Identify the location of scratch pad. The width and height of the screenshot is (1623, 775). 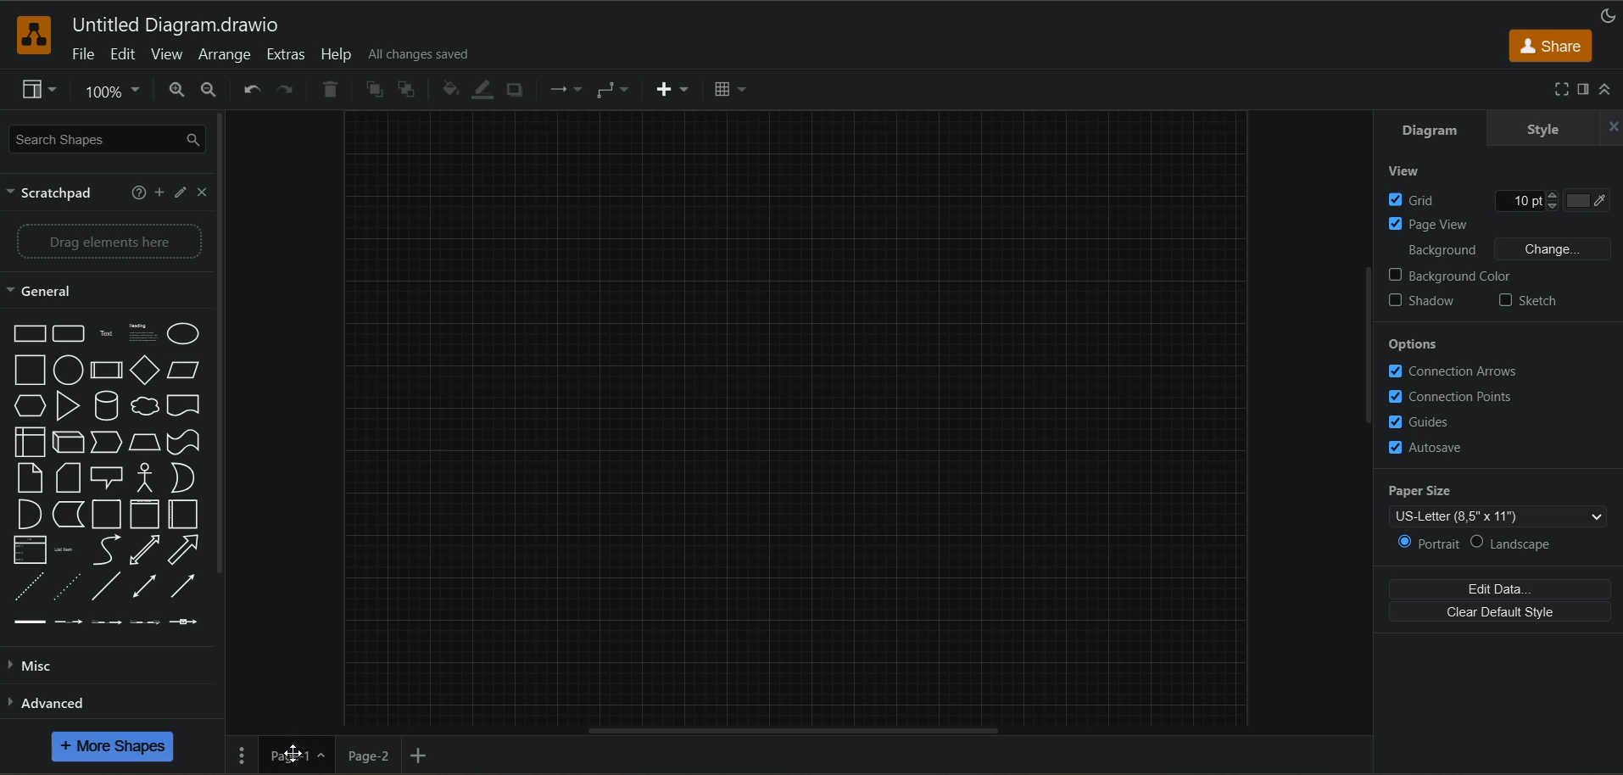
(58, 193).